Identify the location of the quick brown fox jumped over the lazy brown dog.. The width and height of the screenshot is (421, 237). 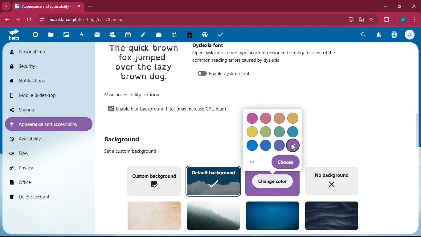
(144, 64).